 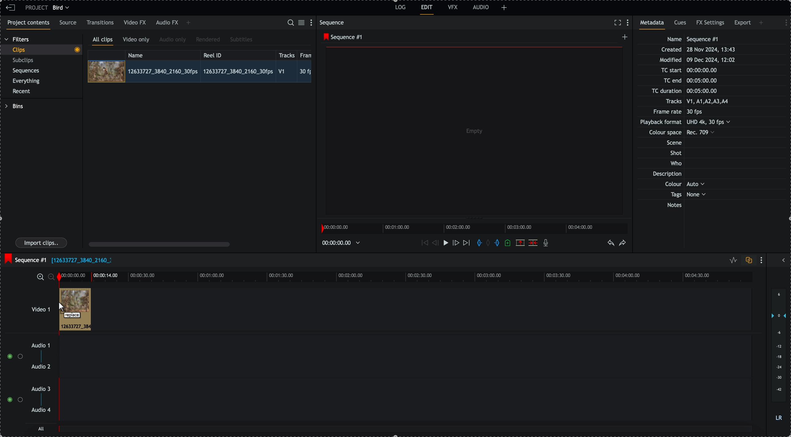 What do you see at coordinates (742, 24) in the screenshot?
I see `export` at bounding box center [742, 24].